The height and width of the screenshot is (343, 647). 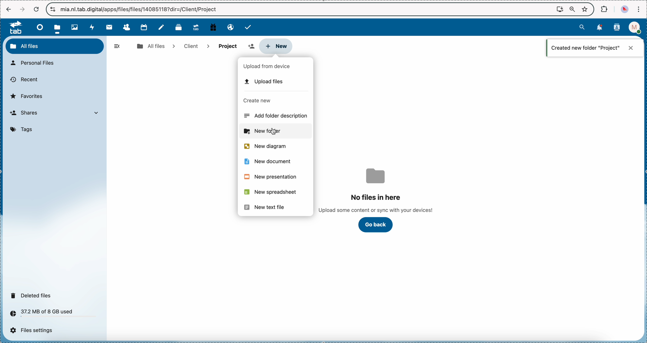 I want to click on controls, so click(x=53, y=9).